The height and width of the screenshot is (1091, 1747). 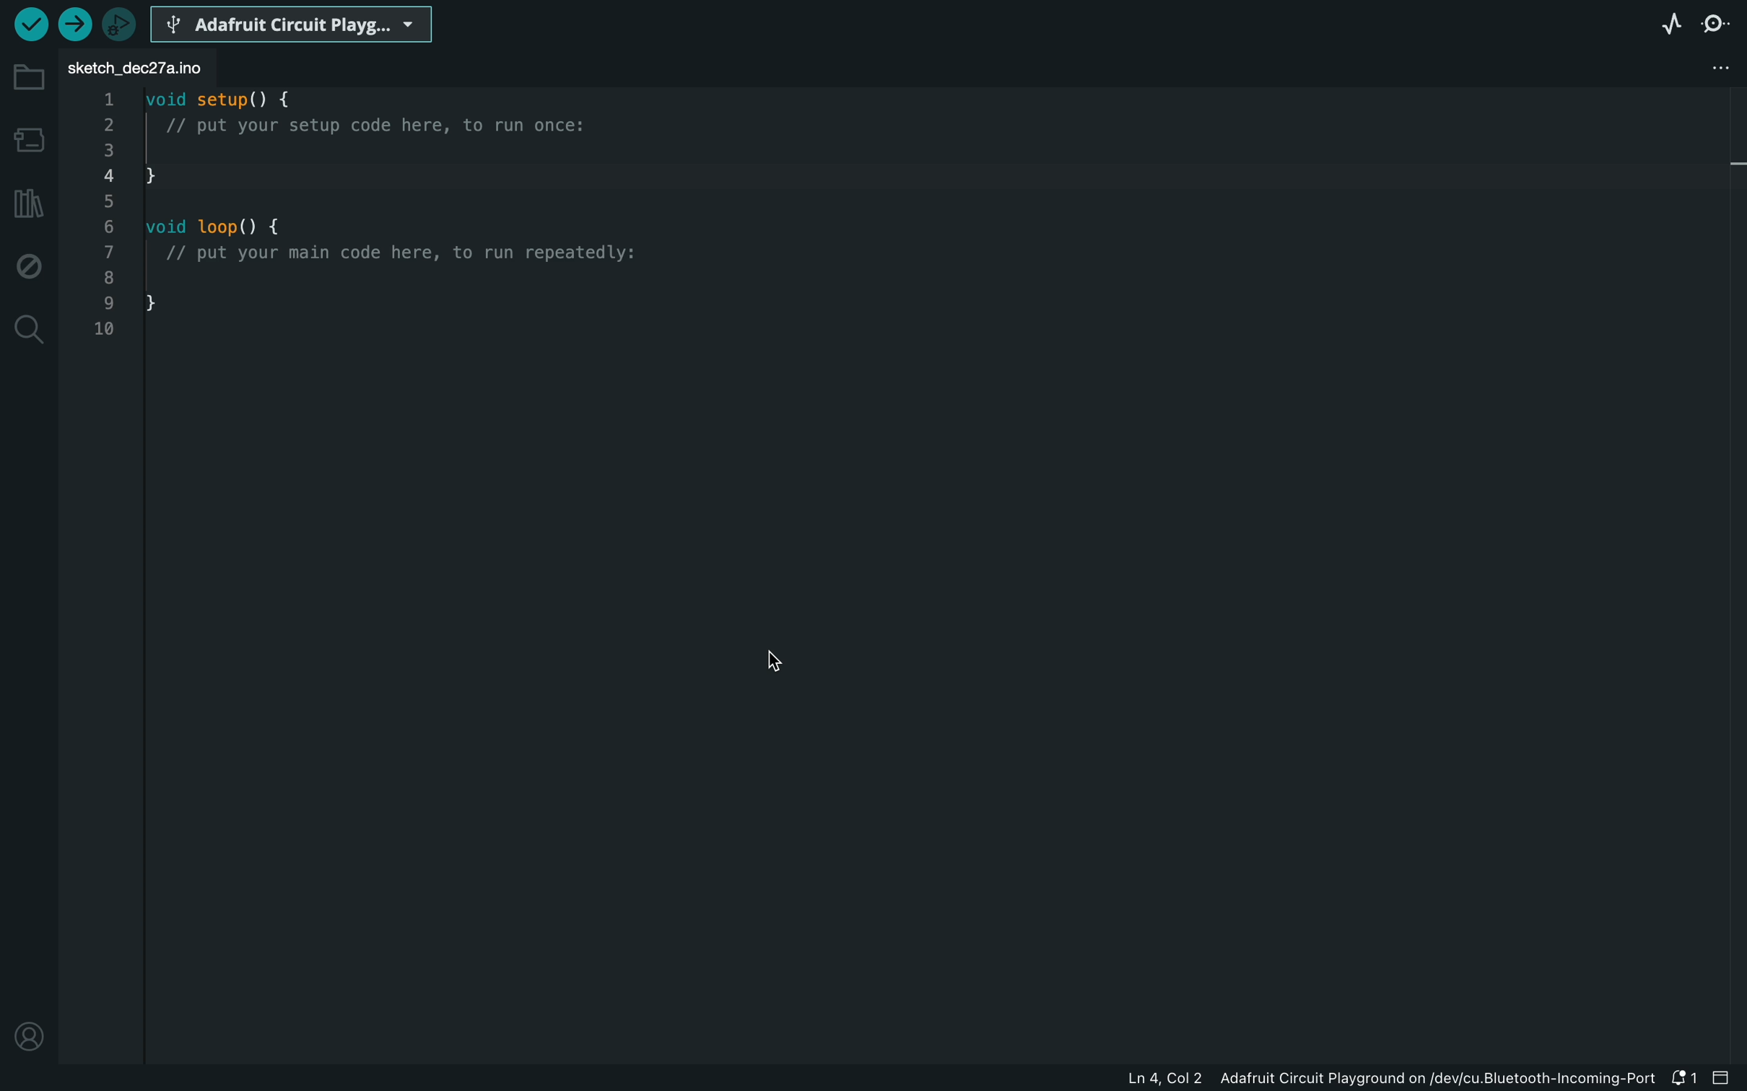 I want to click on verify, so click(x=31, y=26).